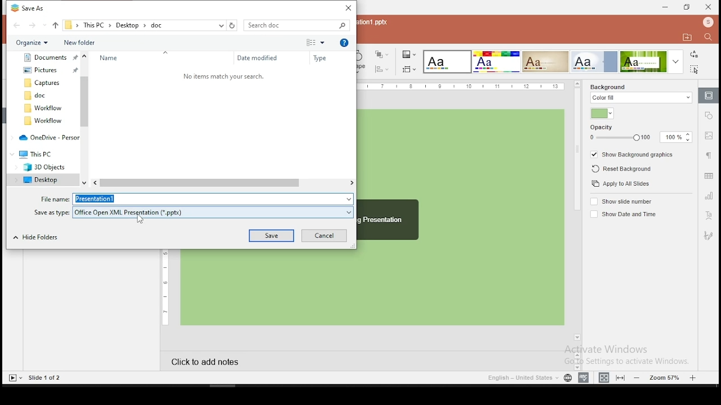 The width and height of the screenshot is (721, 405). What do you see at coordinates (687, 38) in the screenshot?
I see `open file location` at bounding box center [687, 38].